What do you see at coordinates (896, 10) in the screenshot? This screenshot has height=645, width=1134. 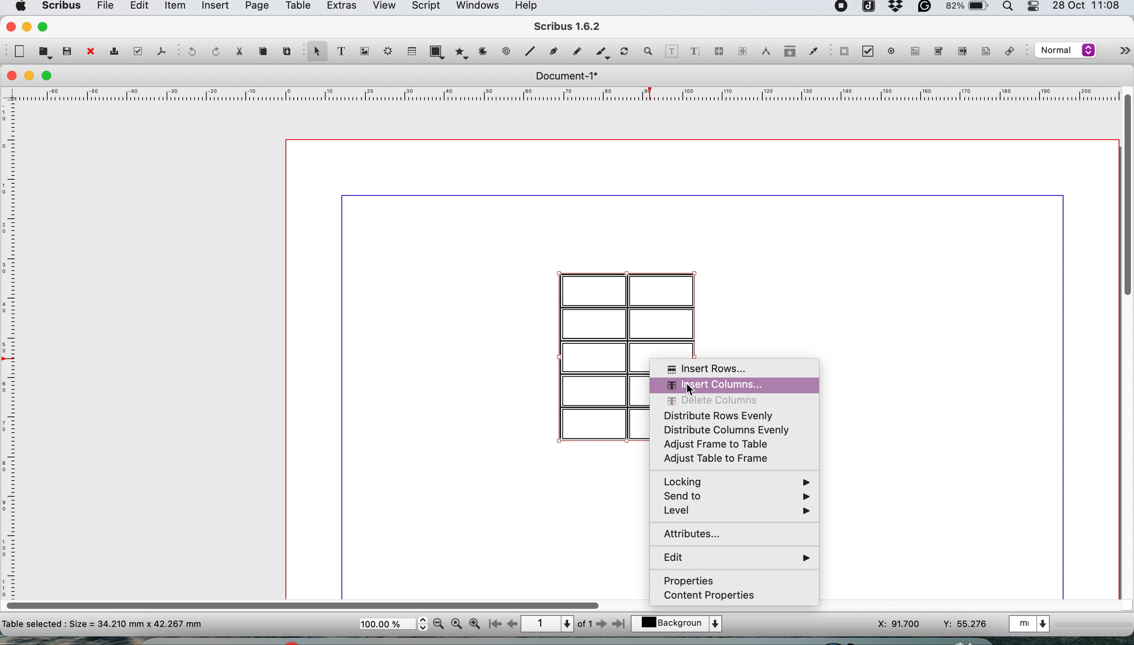 I see `dropbox` at bounding box center [896, 10].